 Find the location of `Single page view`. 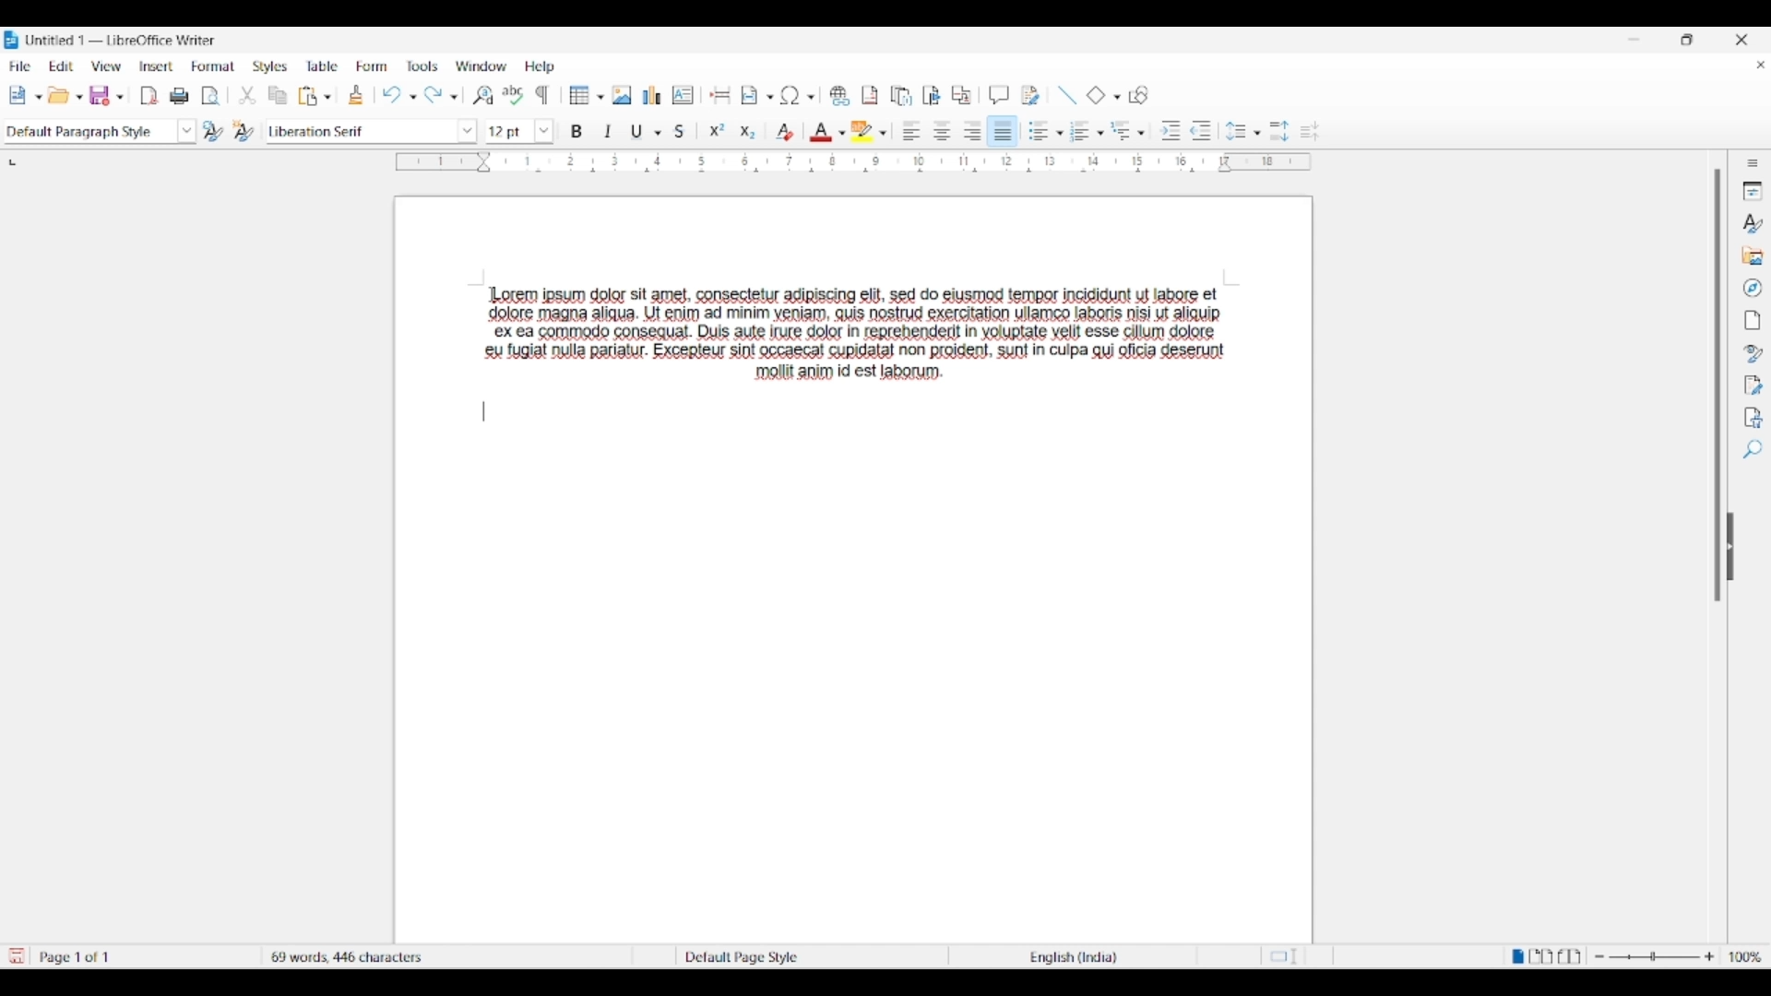

Single page view is located at coordinates (1515, 956).